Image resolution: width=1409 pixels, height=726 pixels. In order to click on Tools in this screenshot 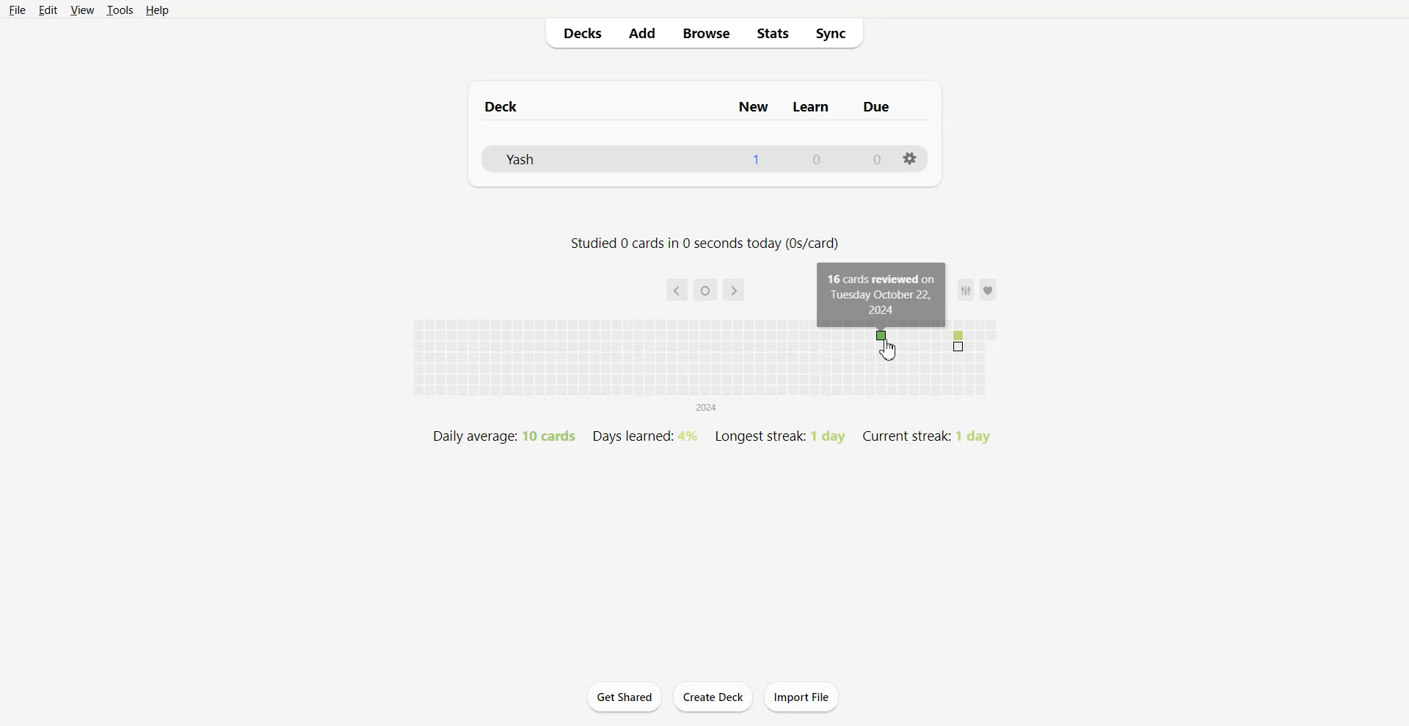, I will do `click(120, 10)`.